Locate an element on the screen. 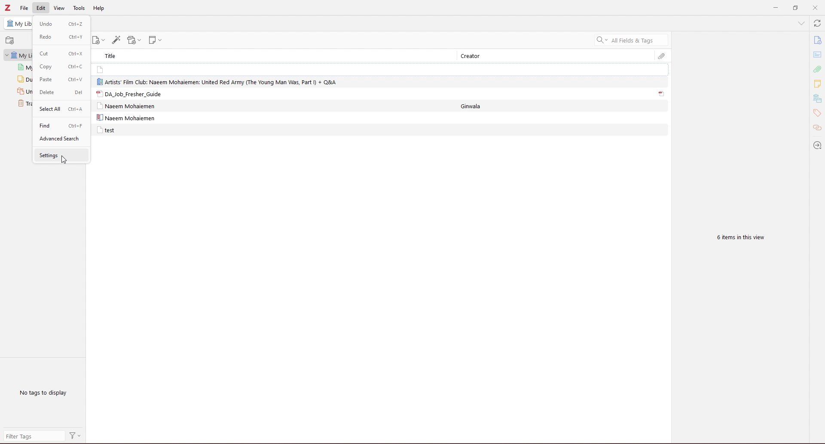 The image size is (825, 444). filter is located at coordinates (76, 436).